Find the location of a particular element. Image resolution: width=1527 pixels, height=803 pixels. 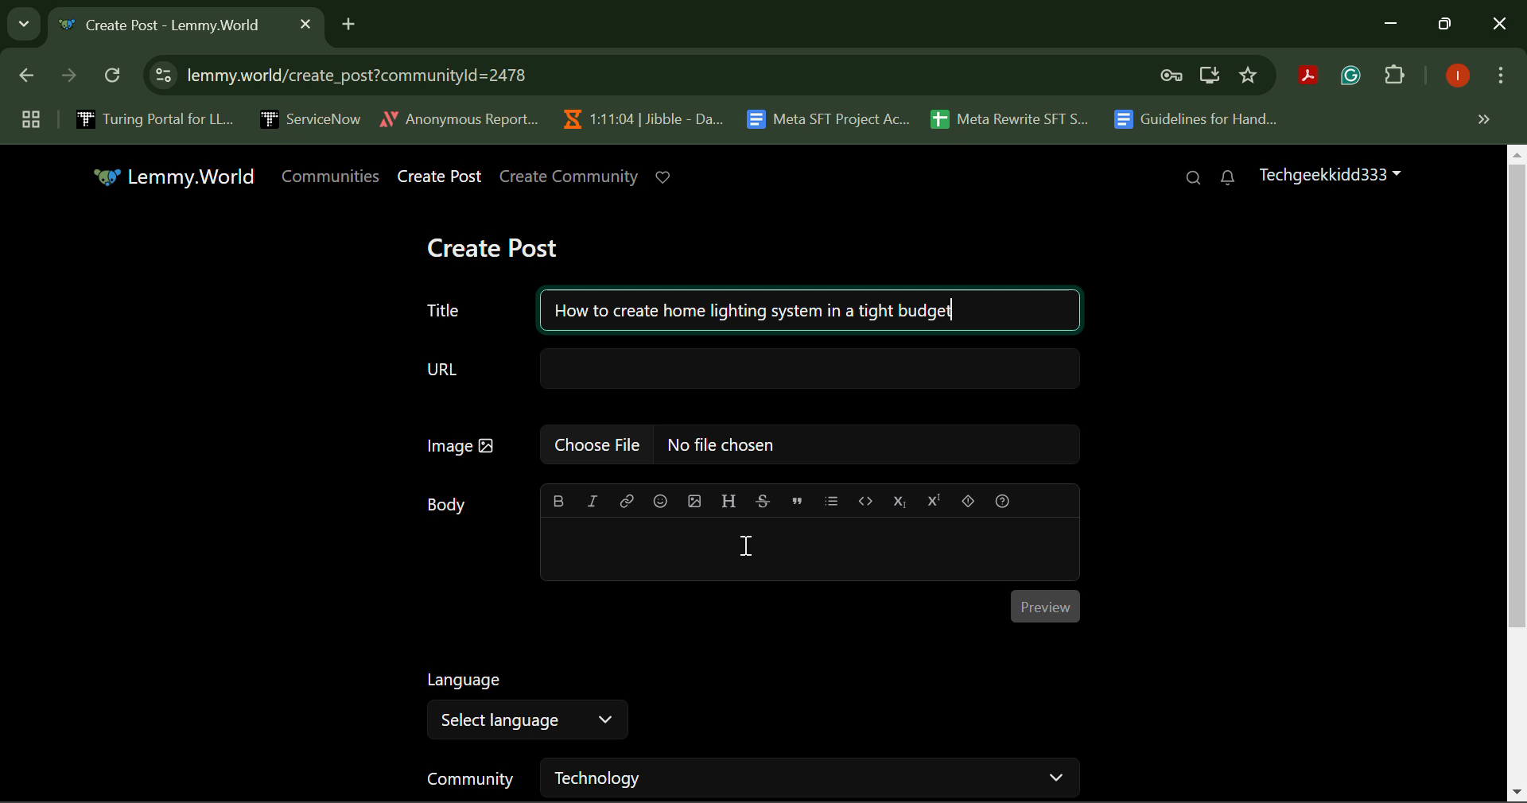

Cursor on Post Text Box is located at coordinates (744, 547).